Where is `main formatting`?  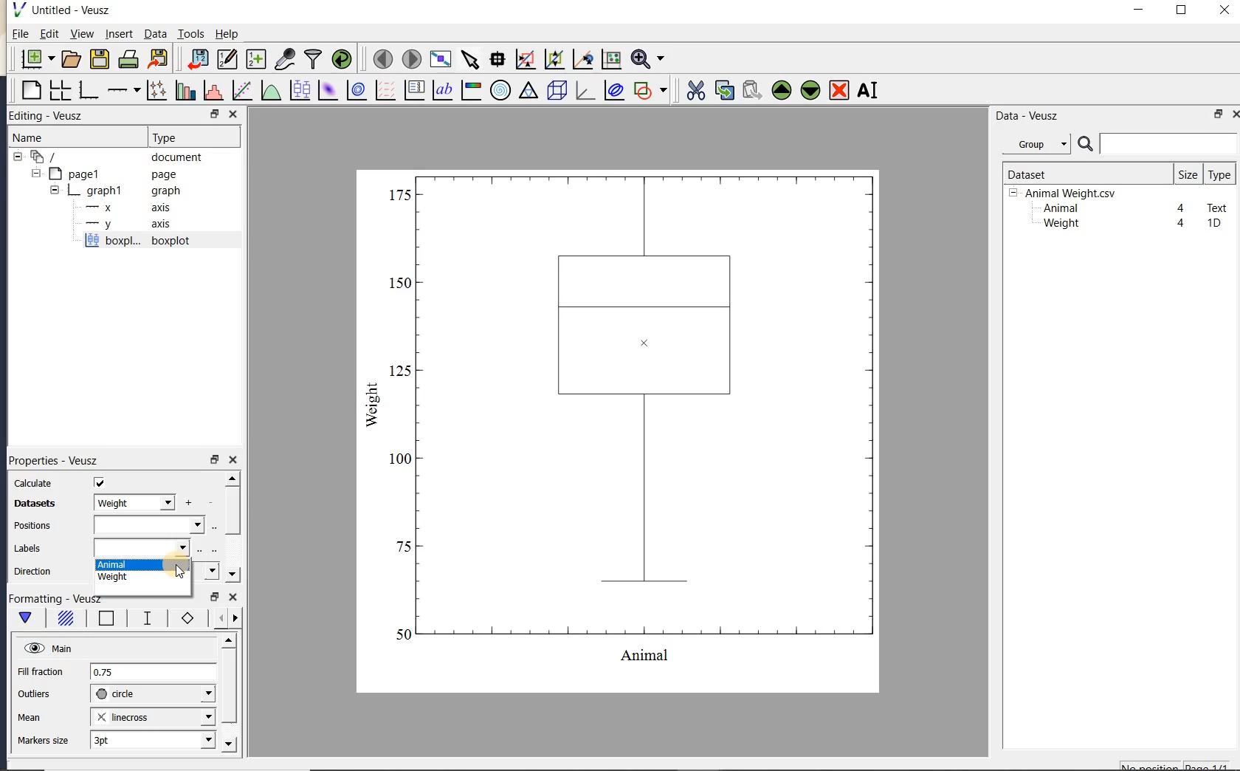 main formatting is located at coordinates (25, 620).